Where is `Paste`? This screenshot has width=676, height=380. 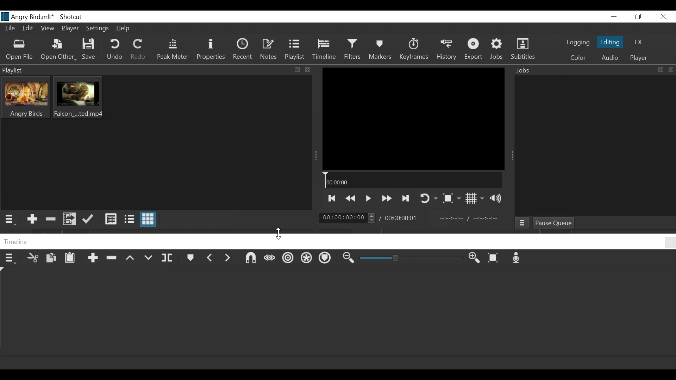 Paste is located at coordinates (70, 259).